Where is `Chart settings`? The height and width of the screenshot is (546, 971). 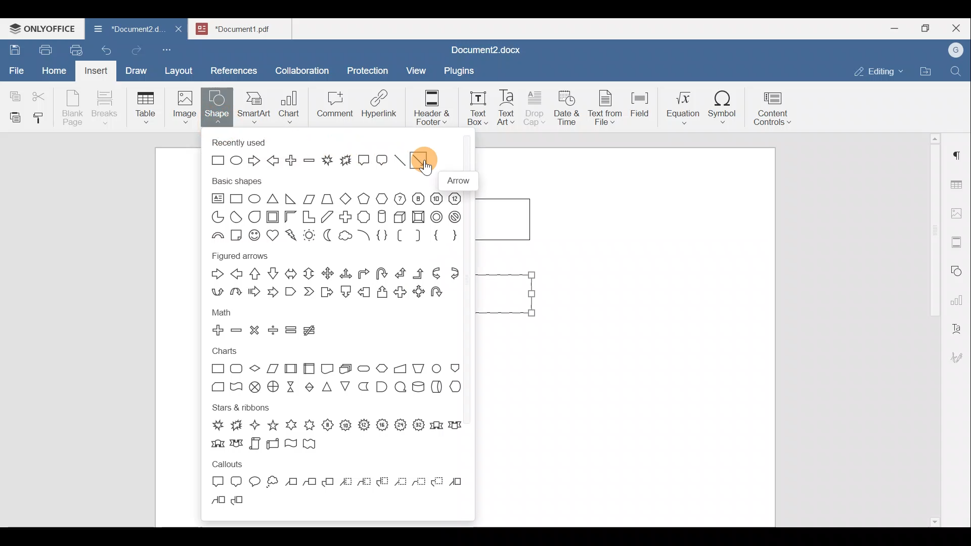 Chart settings is located at coordinates (959, 296).